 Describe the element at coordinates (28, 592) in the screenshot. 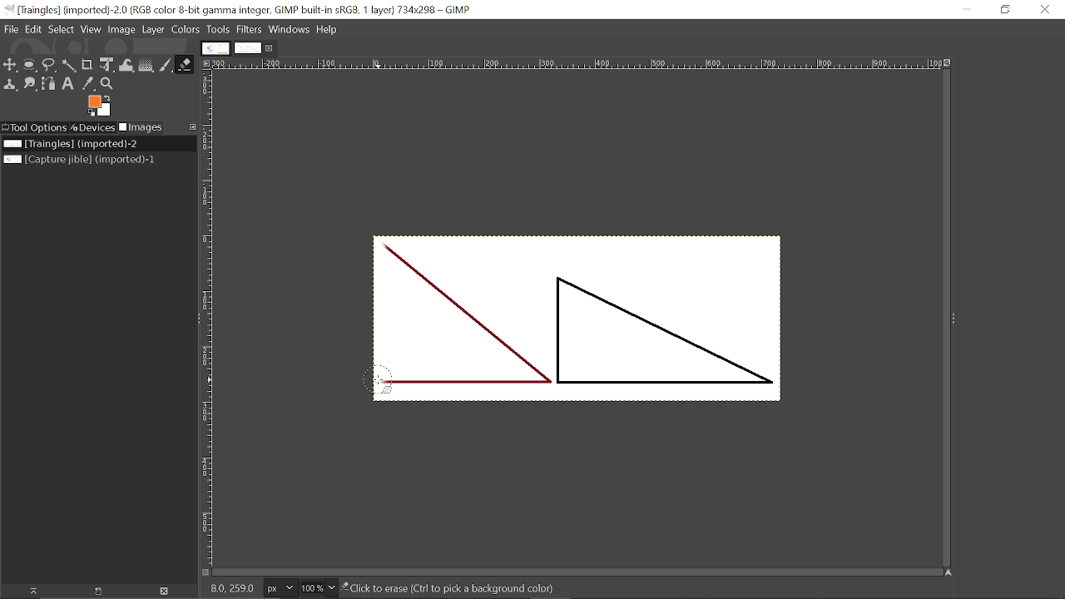

I see `Raise this image display` at that location.